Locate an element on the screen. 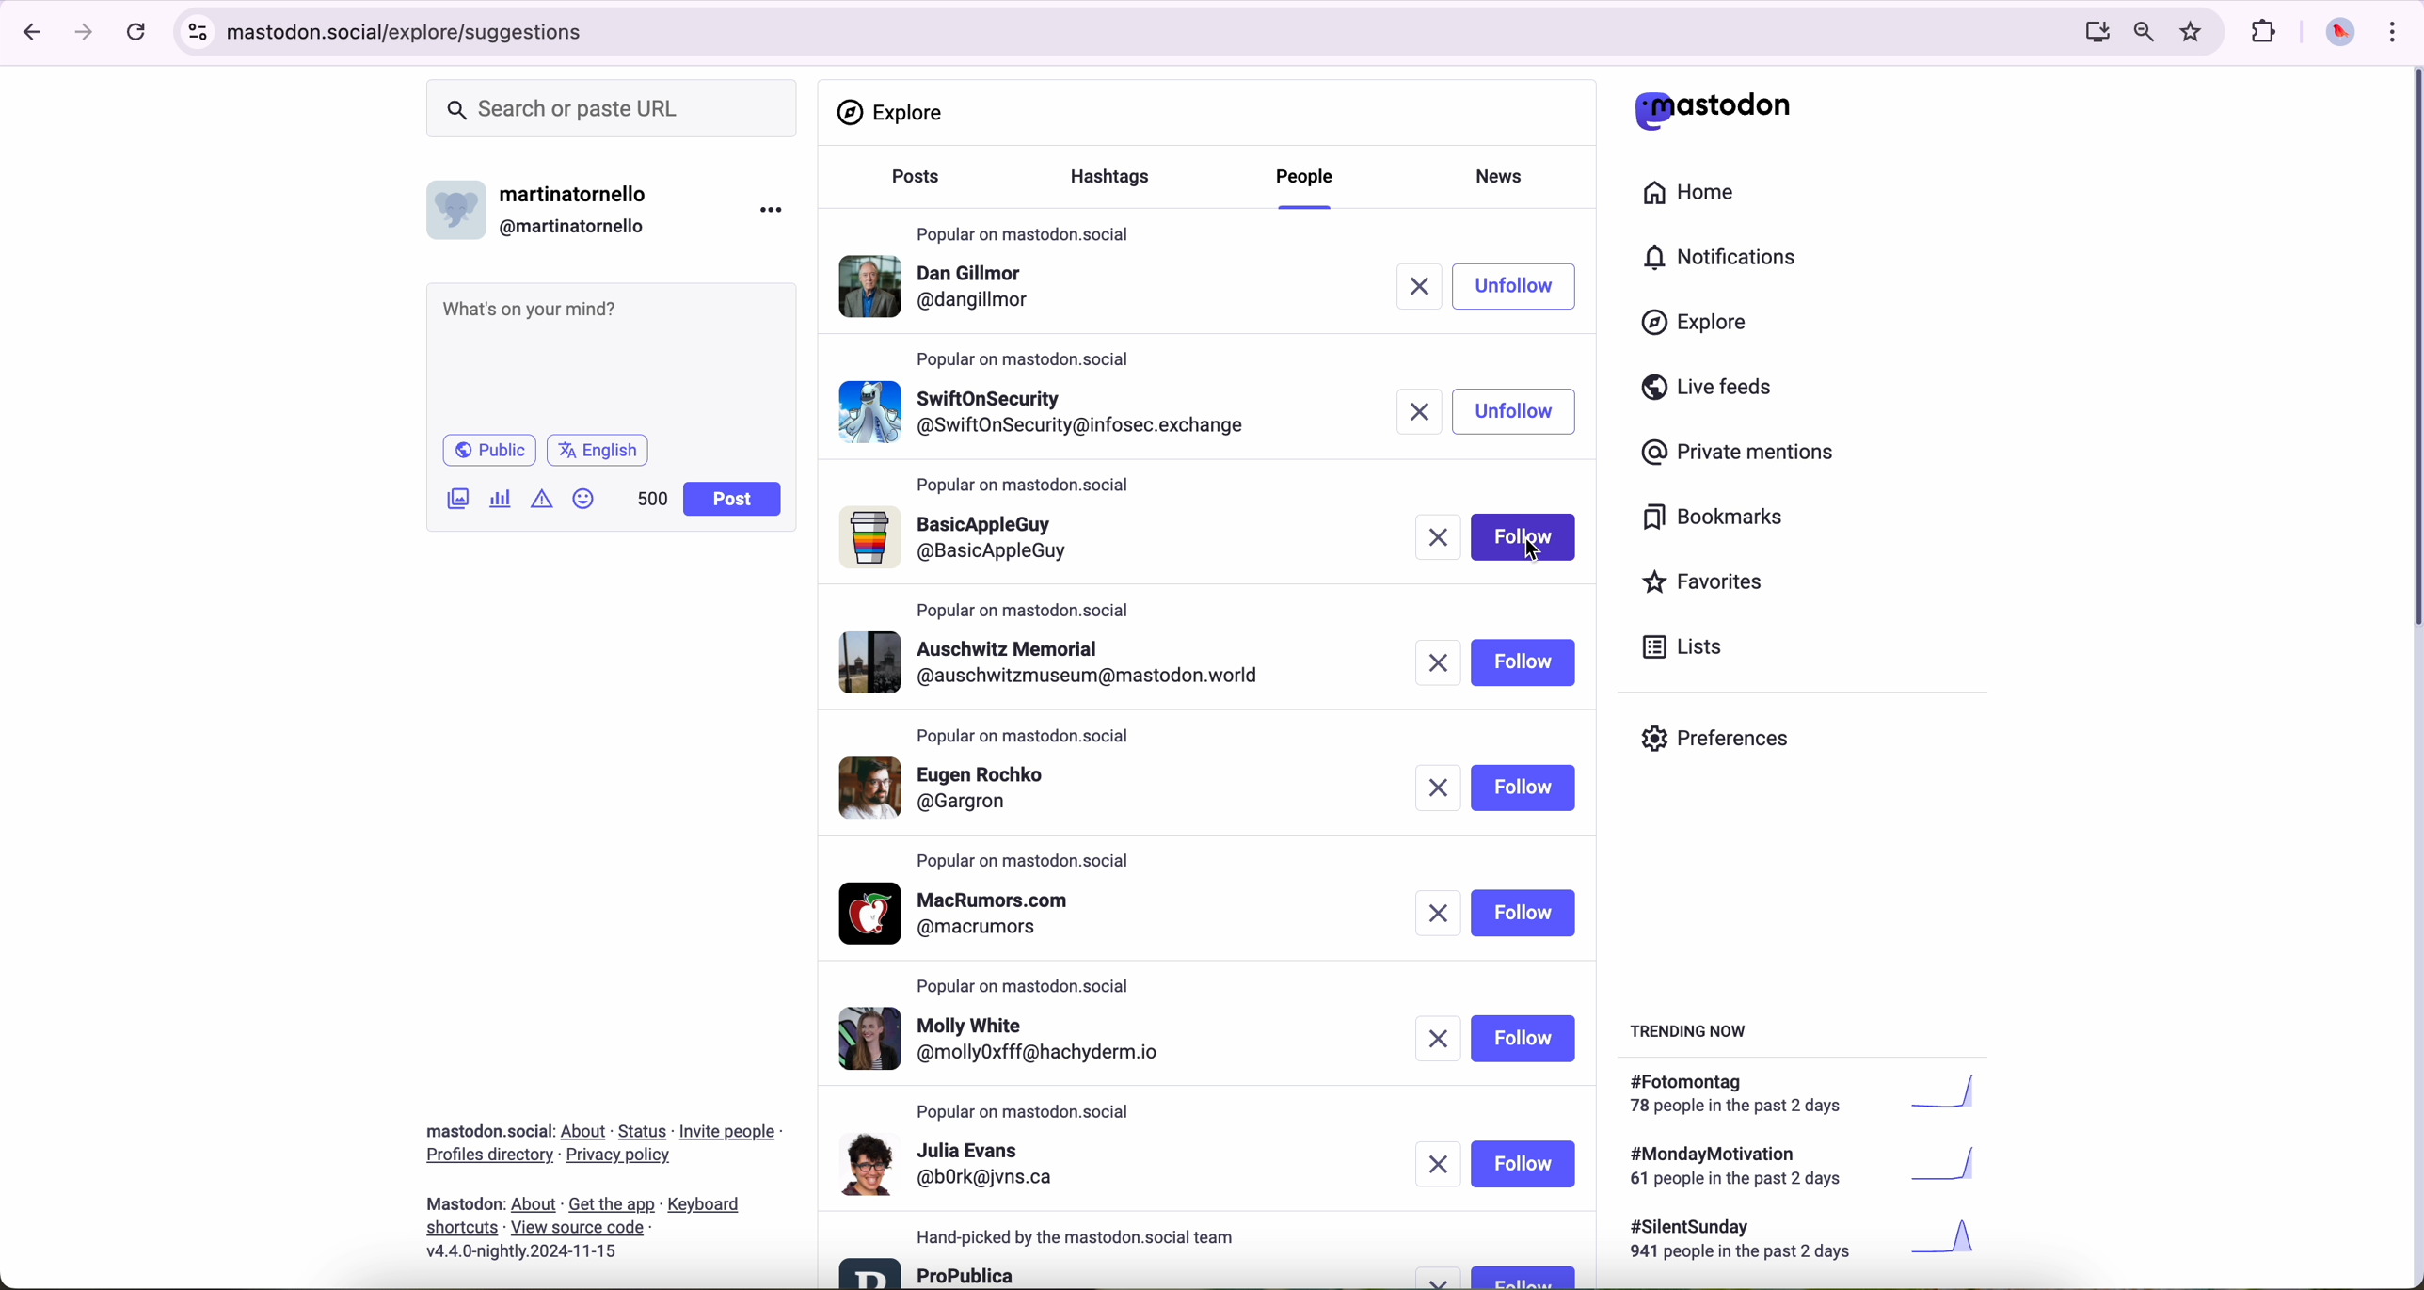 This screenshot has width=2424, height=1290. private mentions is located at coordinates (1739, 454).